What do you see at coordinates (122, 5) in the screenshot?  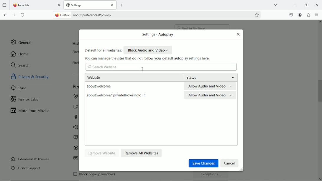 I see `new tab` at bounding box center [122, 5].